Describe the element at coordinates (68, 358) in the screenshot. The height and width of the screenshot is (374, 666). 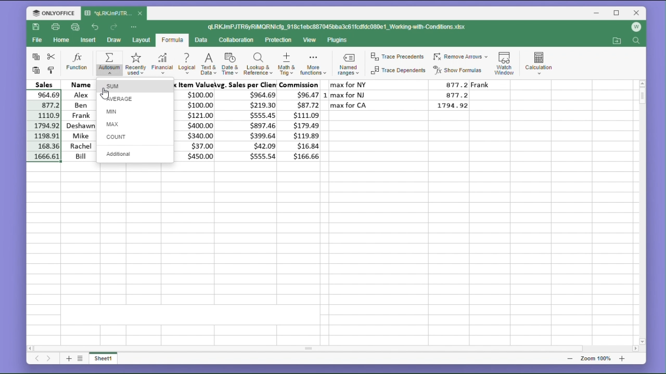
I see `add sheet` at that location.